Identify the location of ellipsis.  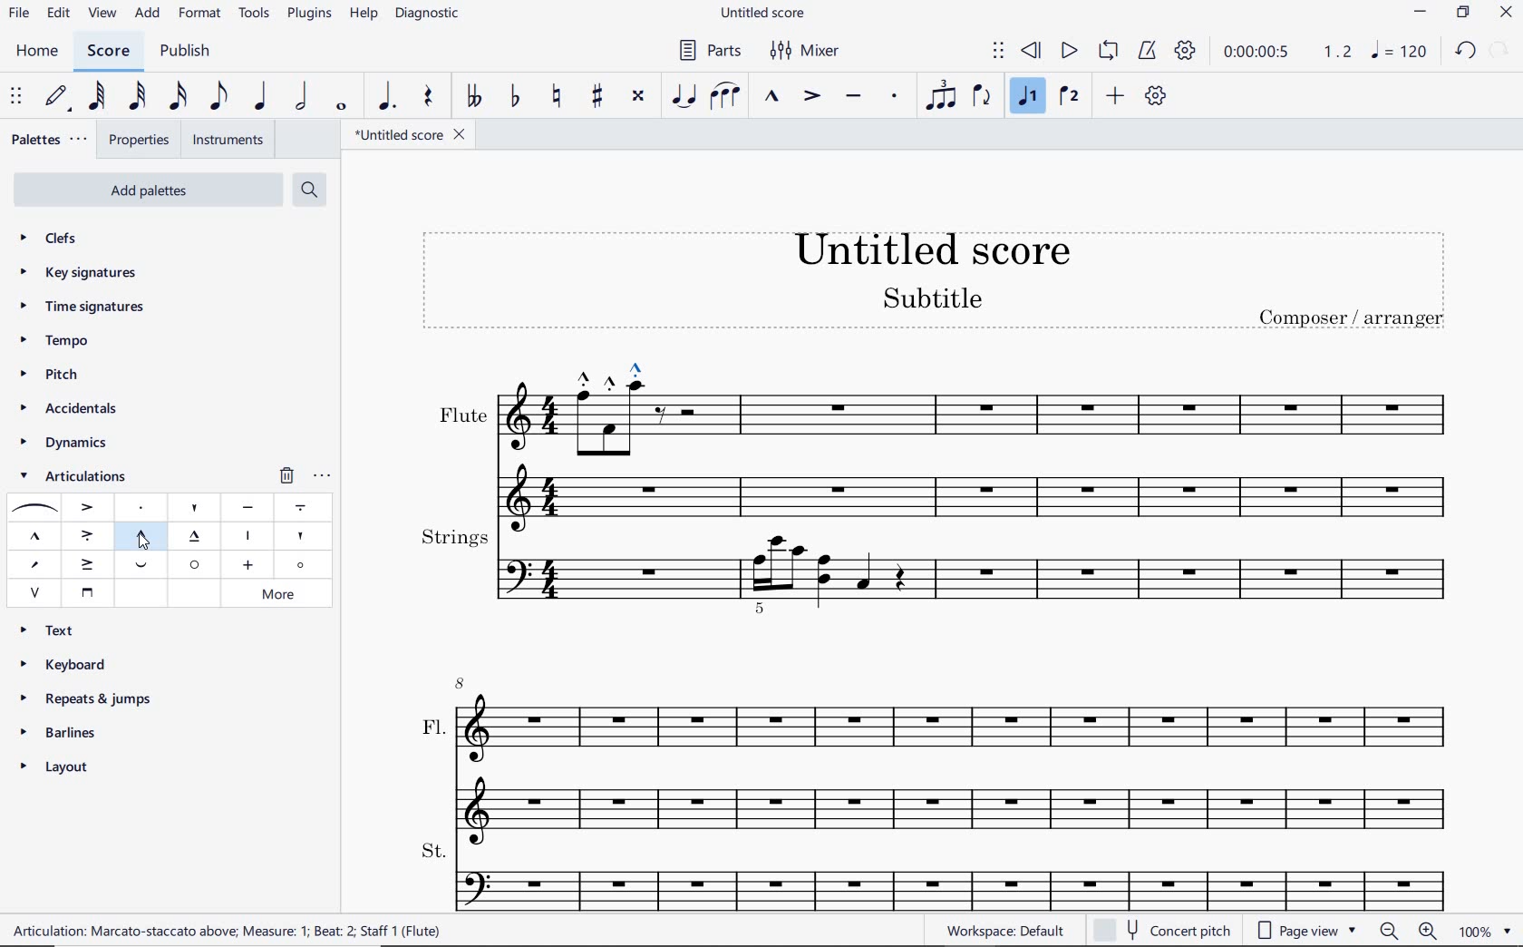
(322, 473).